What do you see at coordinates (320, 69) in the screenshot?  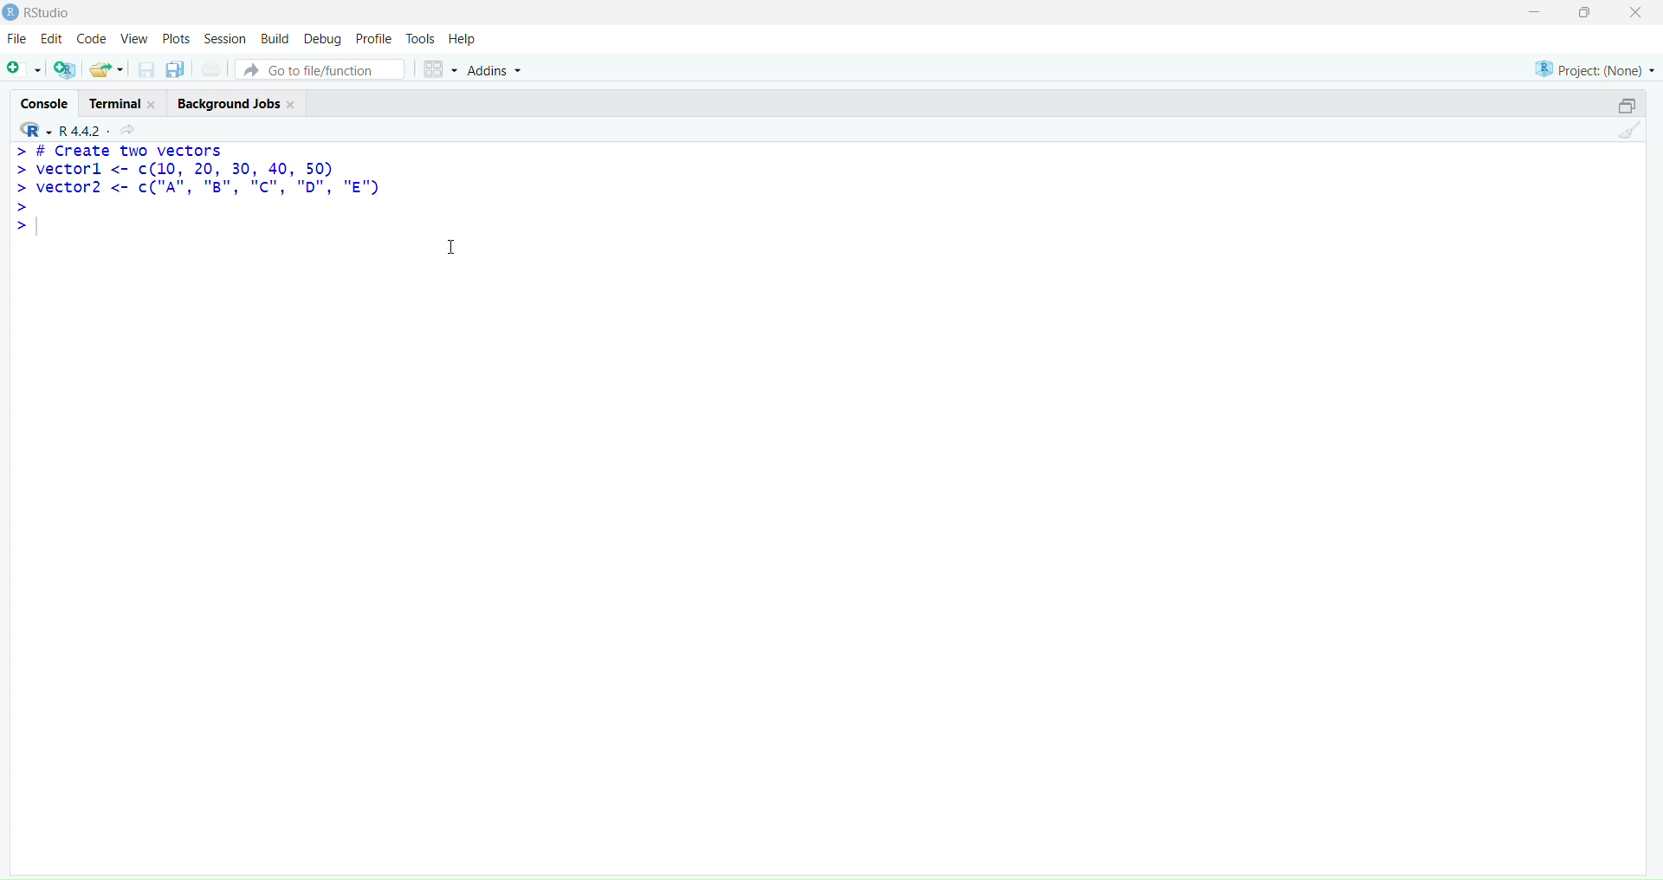 I see `Go to file/function` at bounding box center [320, 69].